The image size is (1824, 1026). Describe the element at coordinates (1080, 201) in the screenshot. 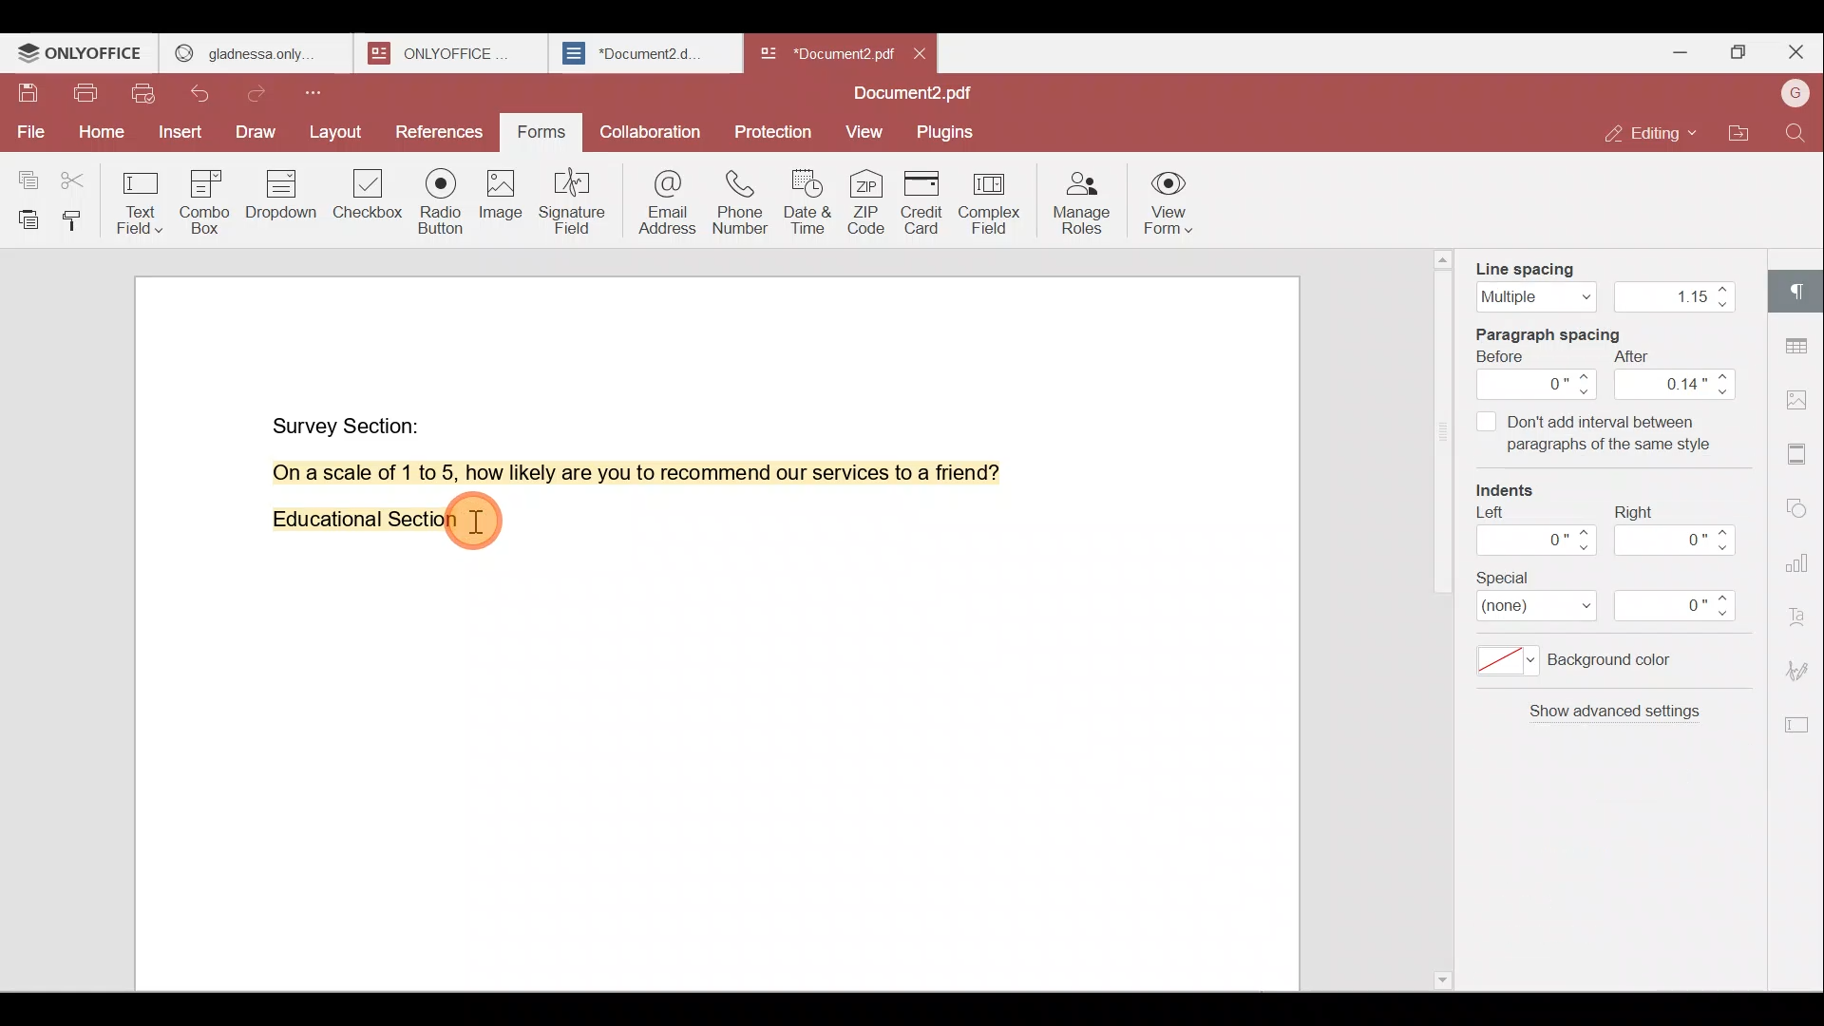

I see `Manage roles` at that location.